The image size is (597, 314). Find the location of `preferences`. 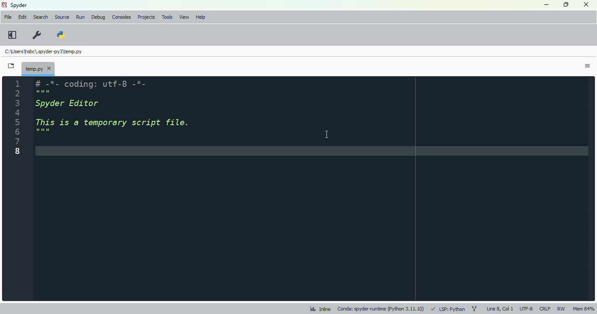

preferences is located at coordinates (36, 35).